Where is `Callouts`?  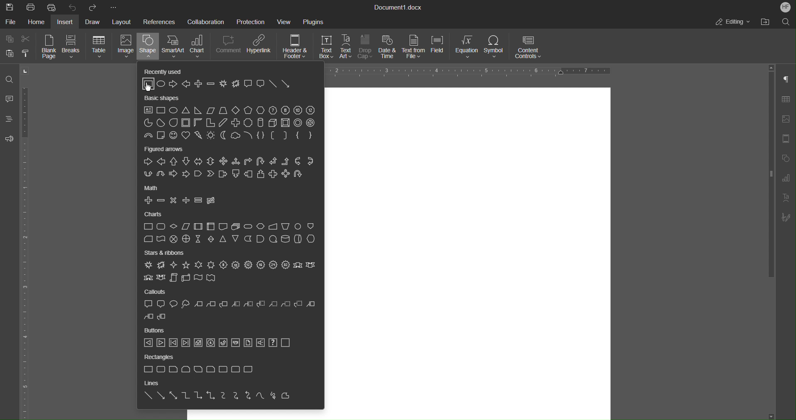 Callouts is located at coordinates (156, 292).